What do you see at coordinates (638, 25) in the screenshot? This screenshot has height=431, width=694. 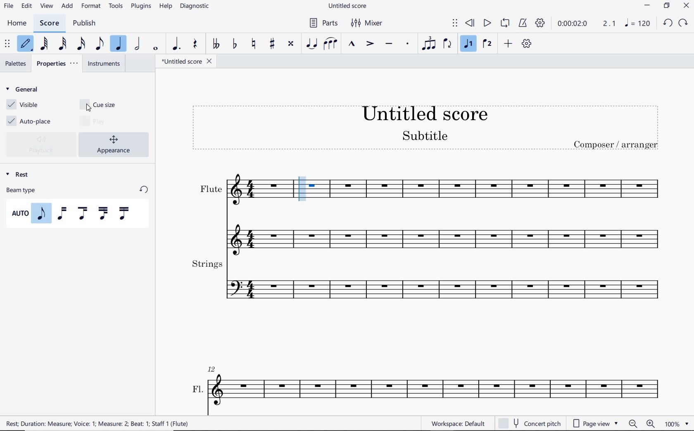 I see `note` at bounding box center [638, 25].